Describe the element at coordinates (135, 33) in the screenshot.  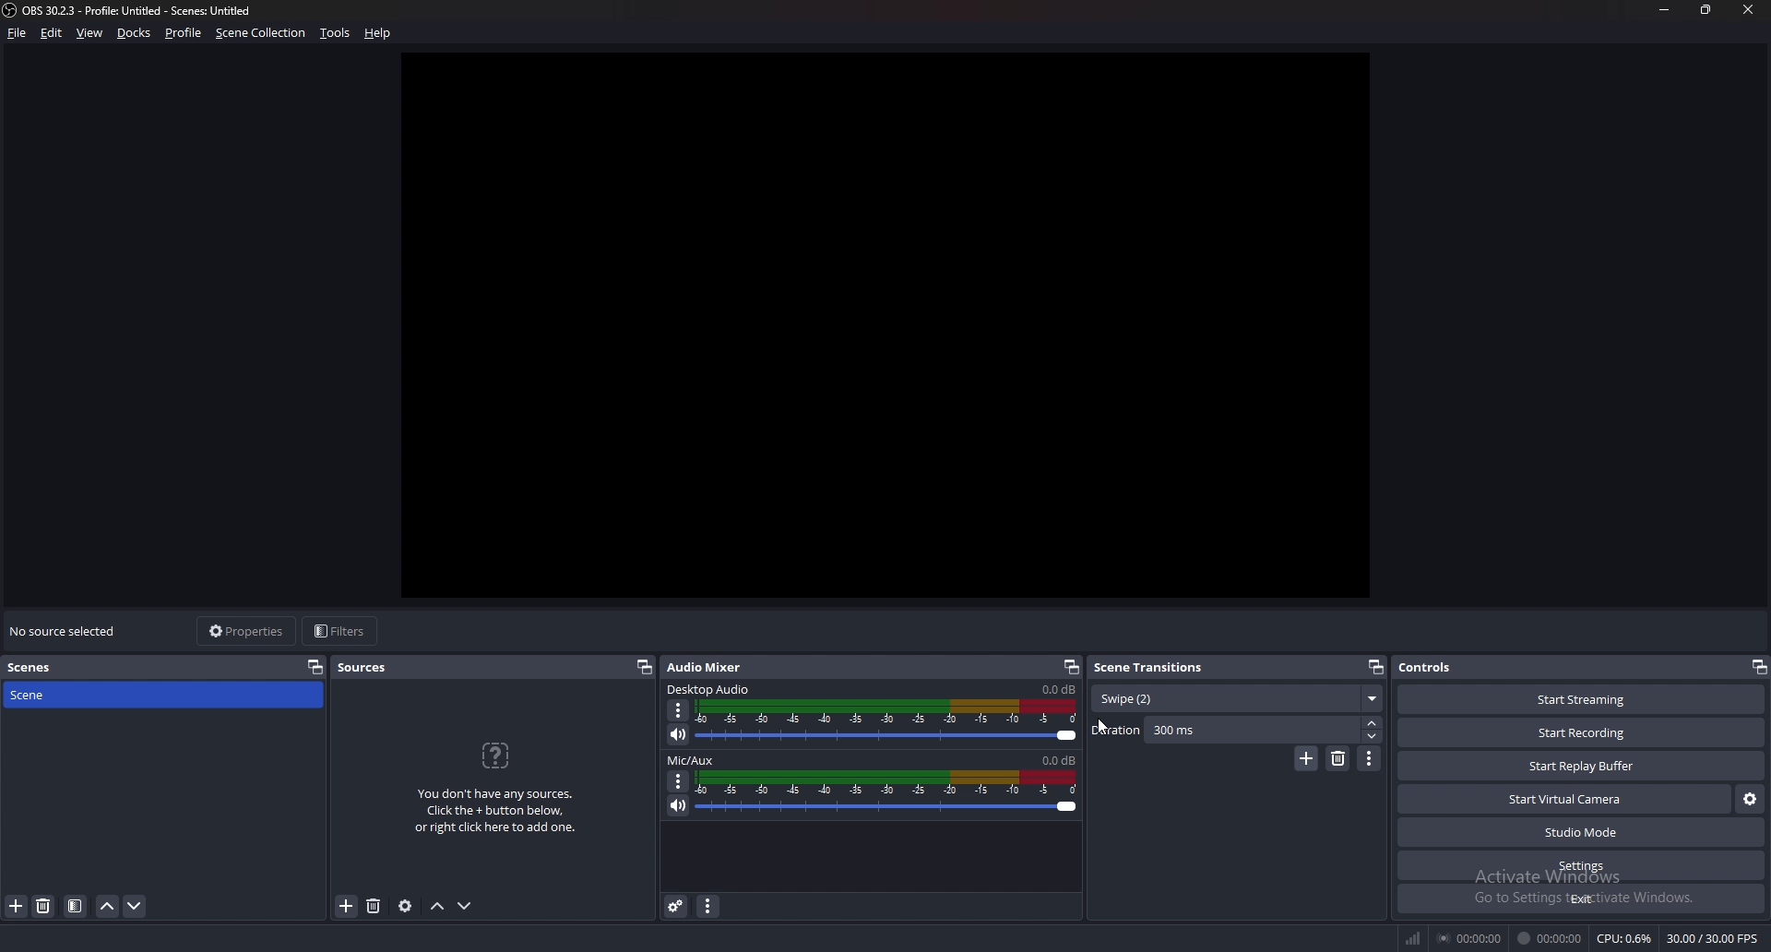
I see `docks` at that location.